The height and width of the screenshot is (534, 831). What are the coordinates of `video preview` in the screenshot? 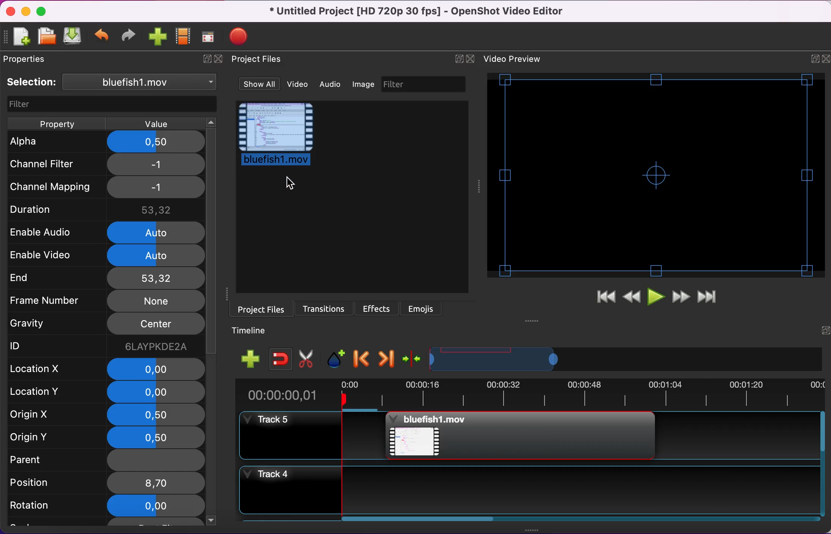 It's located at (657, 174).